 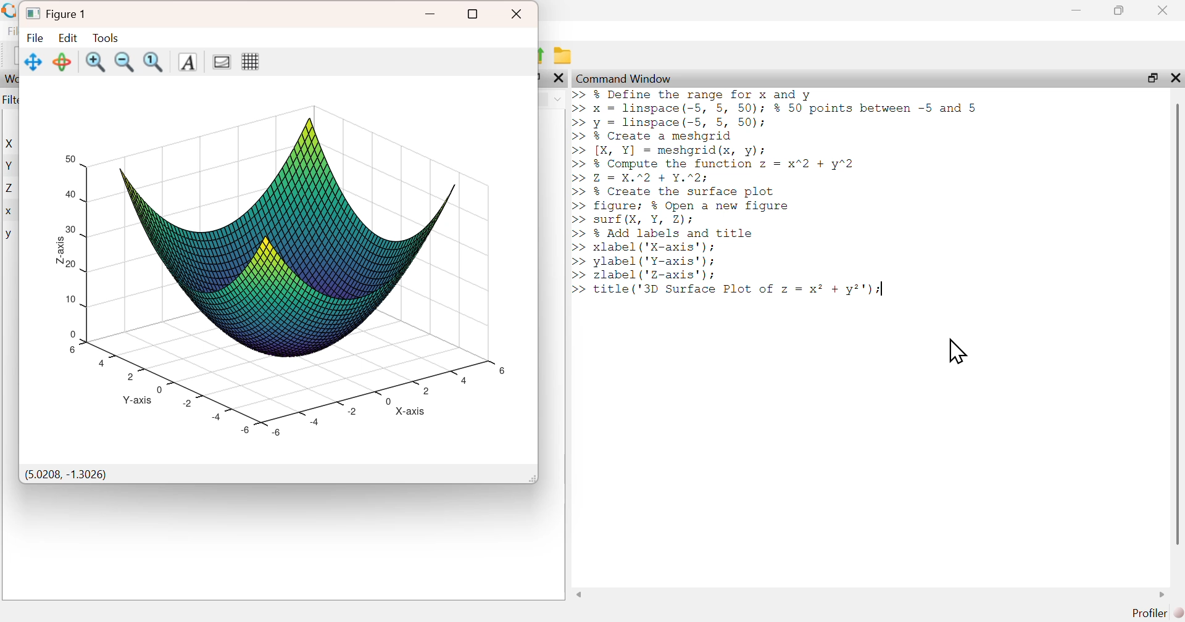 I want to click on scroll bar, so click(x=1177, y=323).